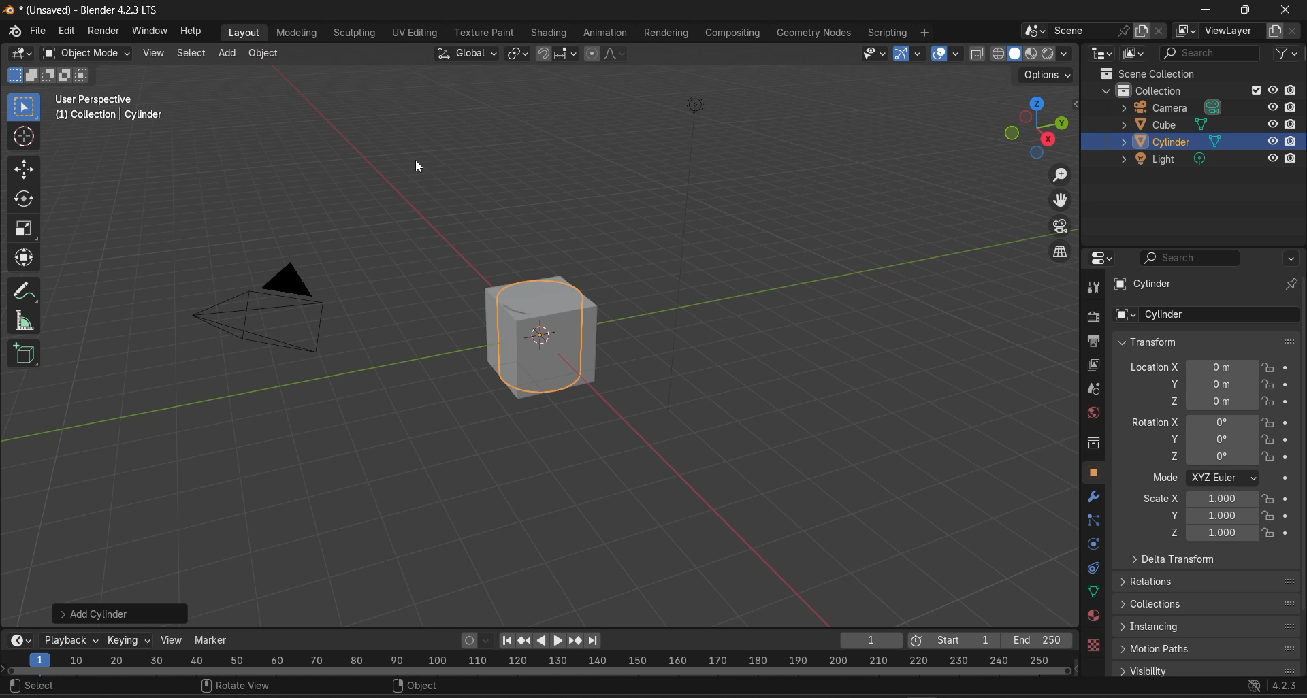 The height and width of the screenshot is (698, 1307). What do you see at coordinates (420, 165) in the screenshot?
I see `Cursor` at bounding box center [420, 165].